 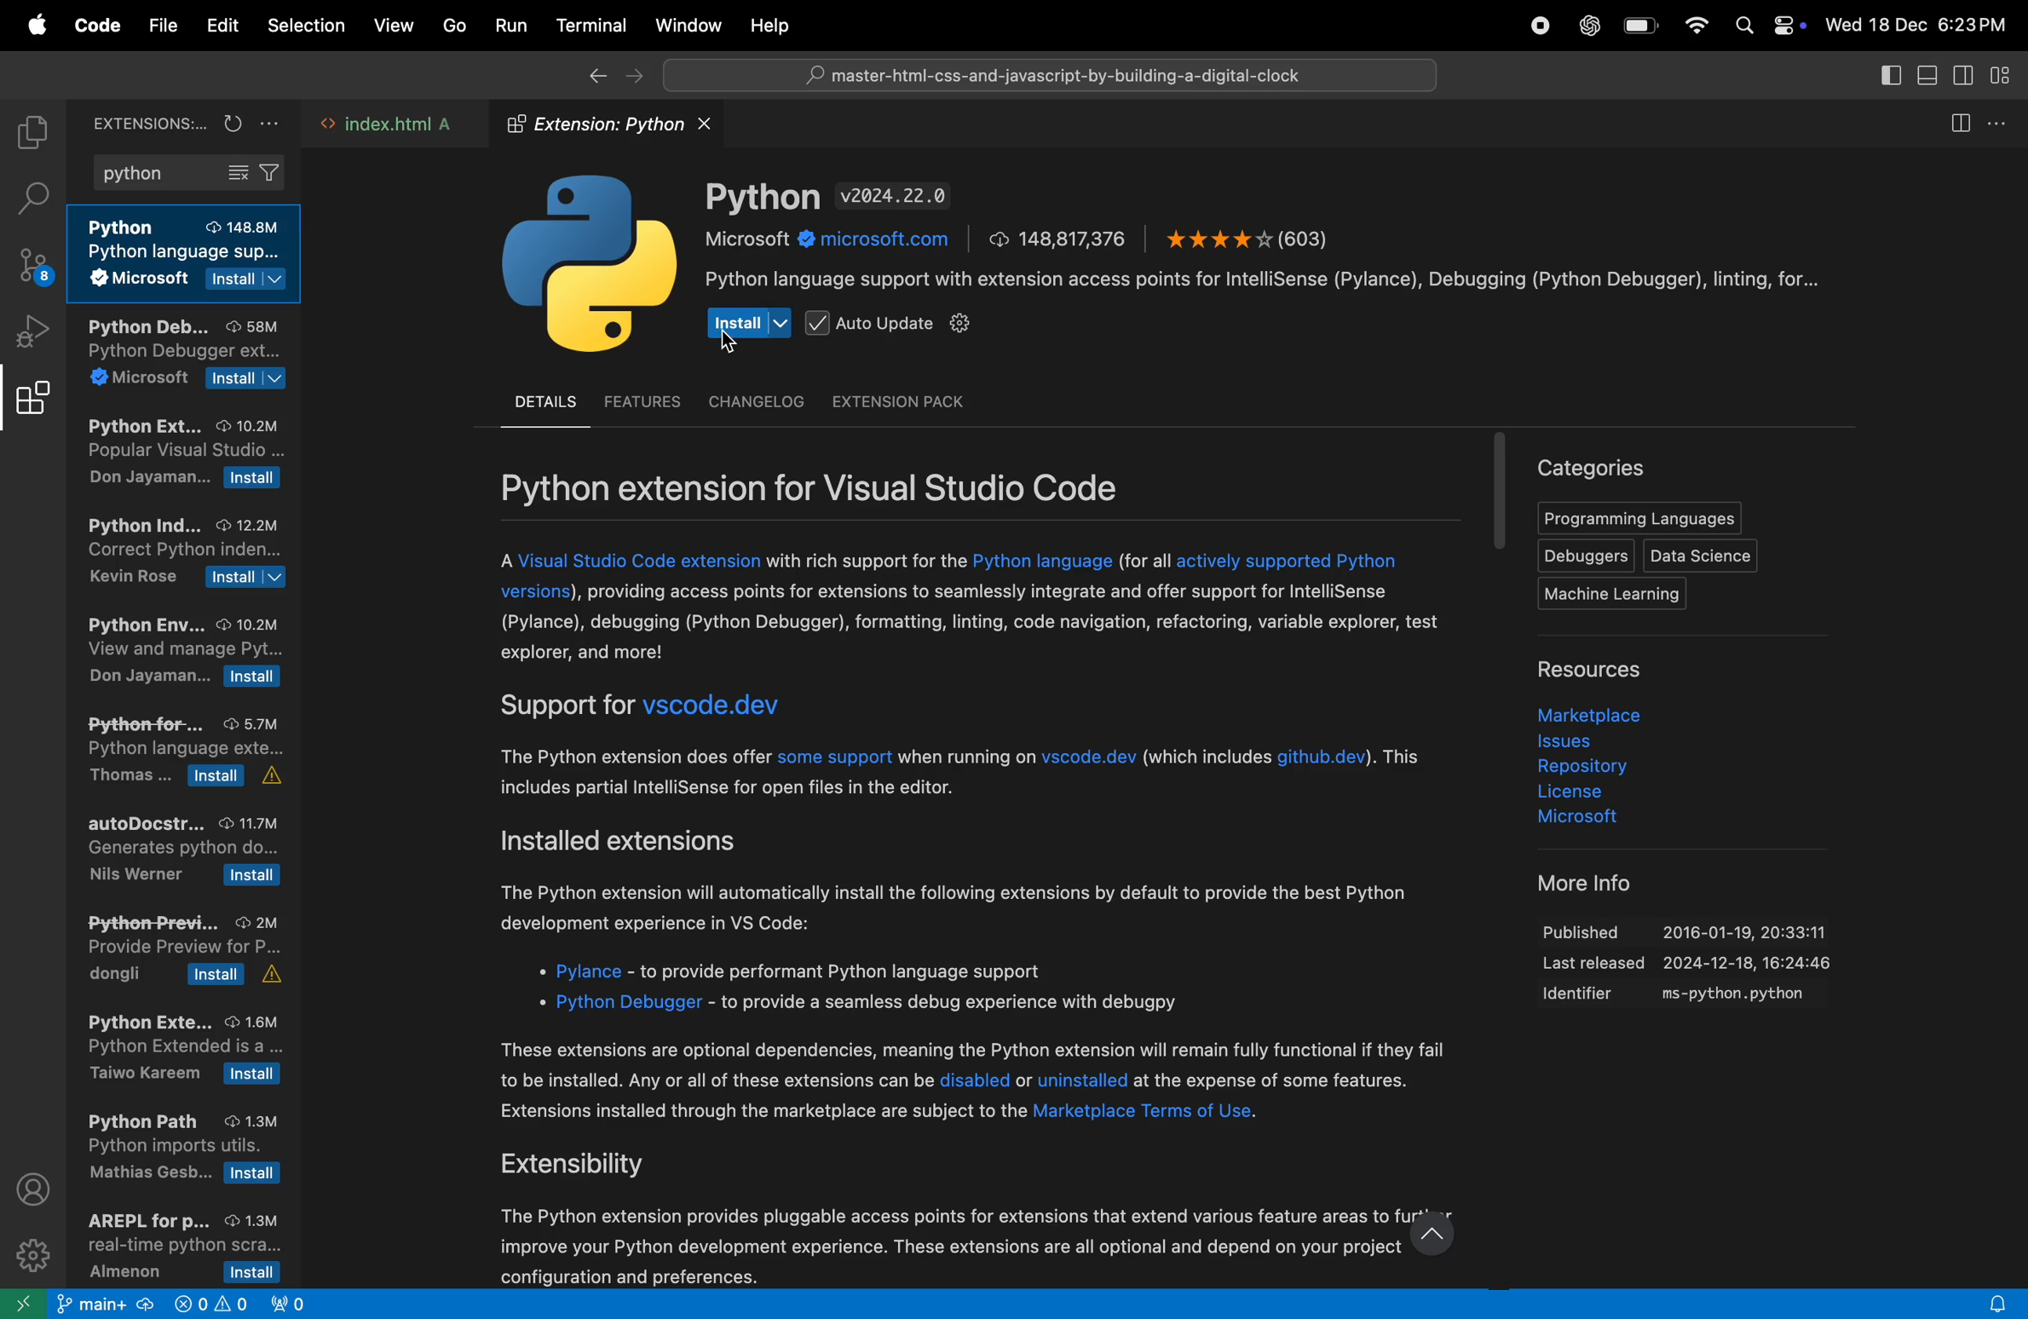 I want to click on explore, so click(x=31, y=134).